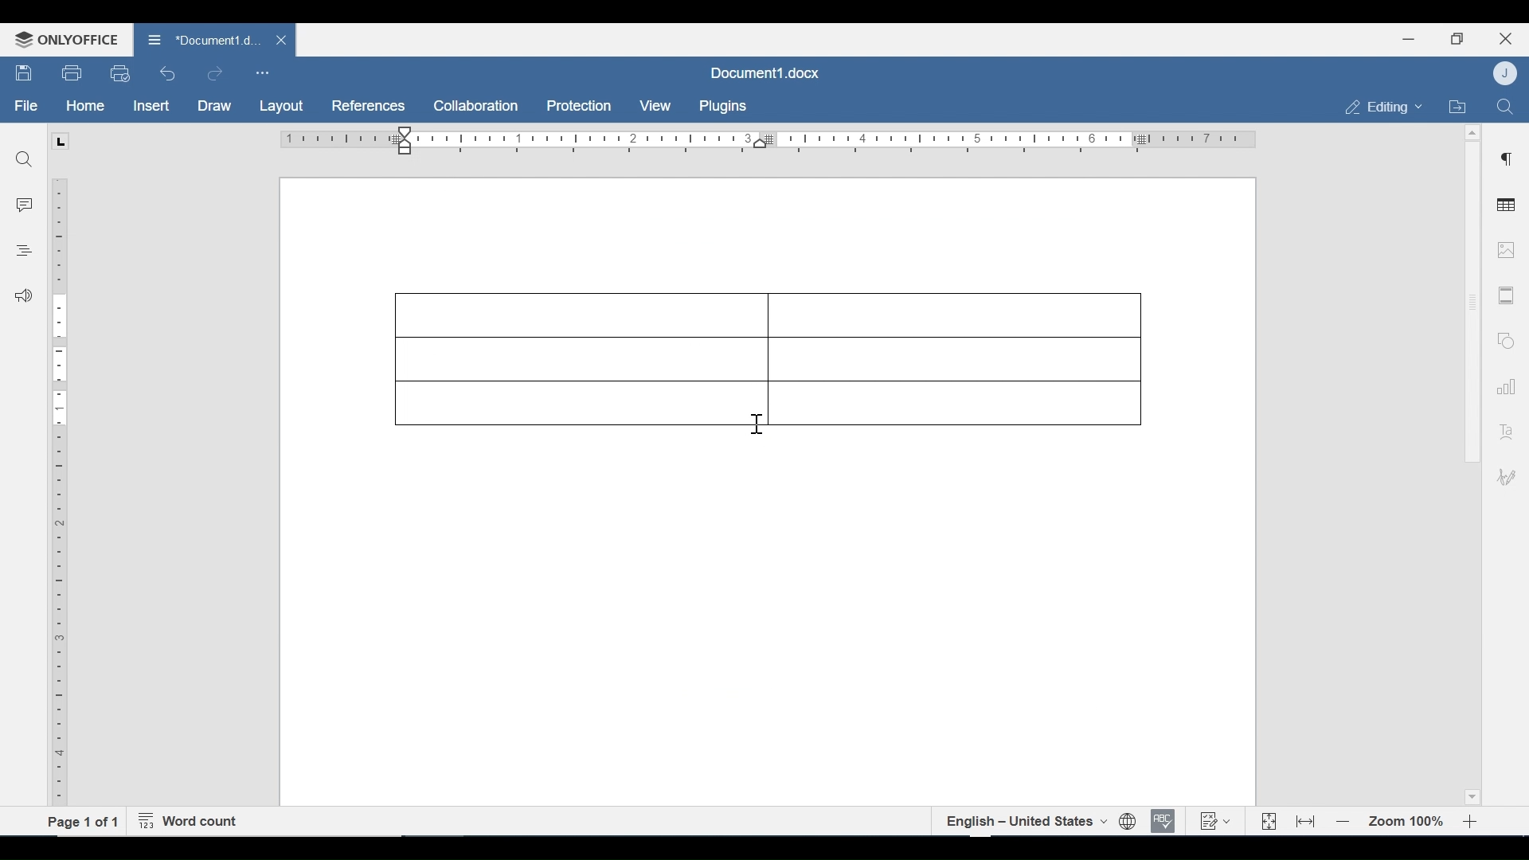 The height and width of the screenshot is (860, 1529). I want to click on Zoom out, so click(1343, 823).